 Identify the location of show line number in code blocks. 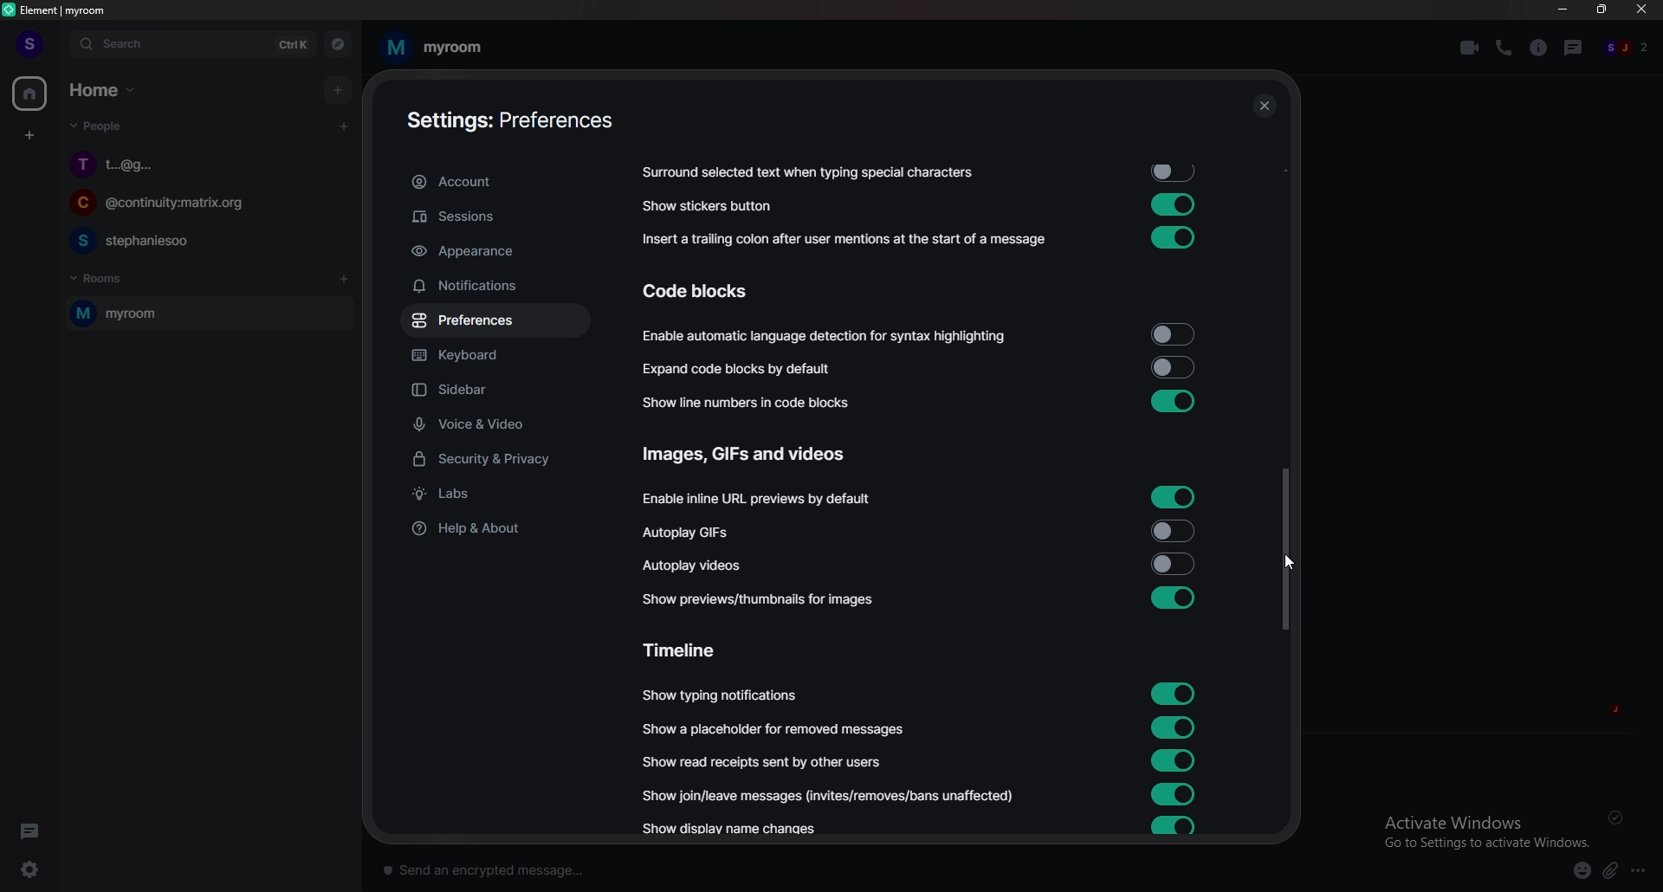
(756, 402).